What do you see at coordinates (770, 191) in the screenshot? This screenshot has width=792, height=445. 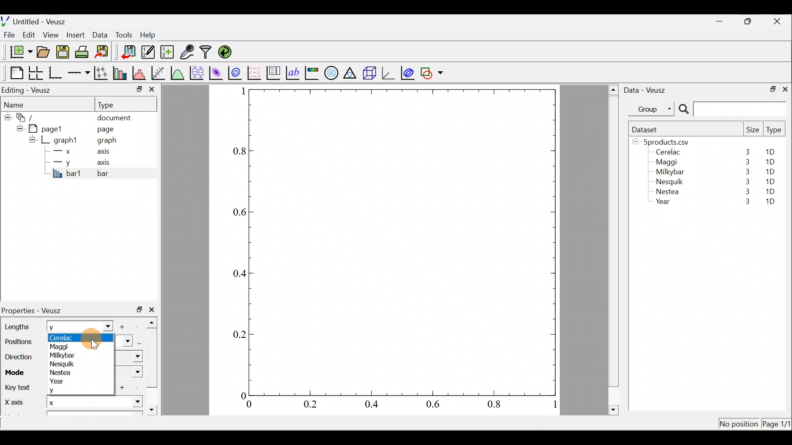 I see `1D` at bounding box center [770, 191].